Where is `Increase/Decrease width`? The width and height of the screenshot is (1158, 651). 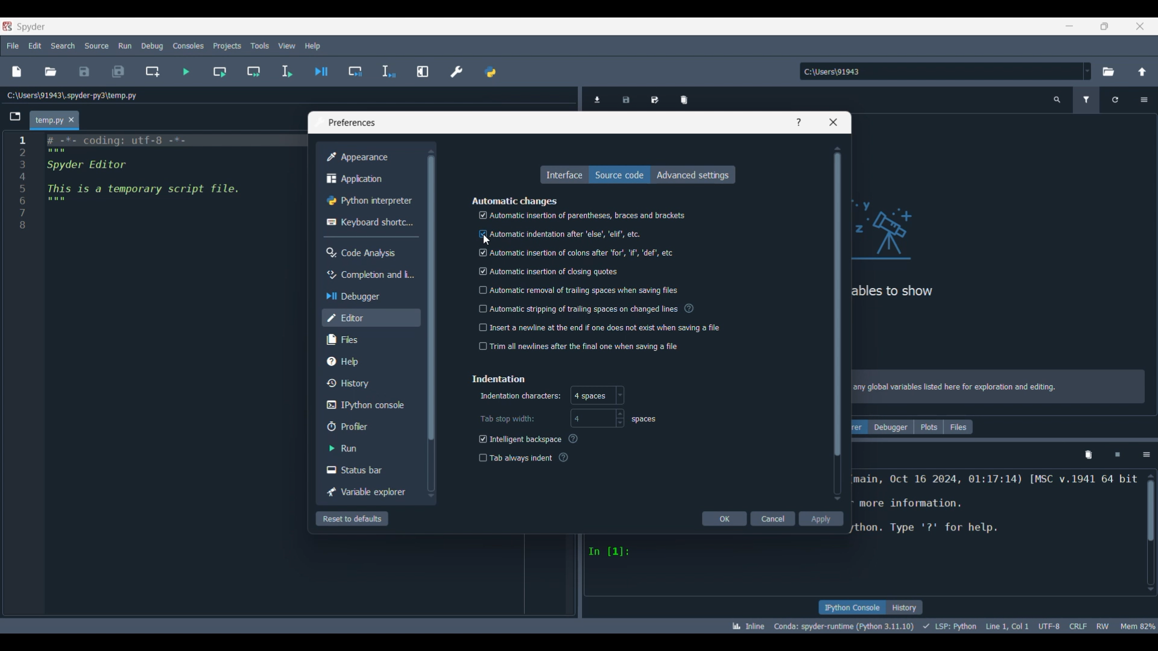
Increase/Decrease width is located at coordinates (619, 418).